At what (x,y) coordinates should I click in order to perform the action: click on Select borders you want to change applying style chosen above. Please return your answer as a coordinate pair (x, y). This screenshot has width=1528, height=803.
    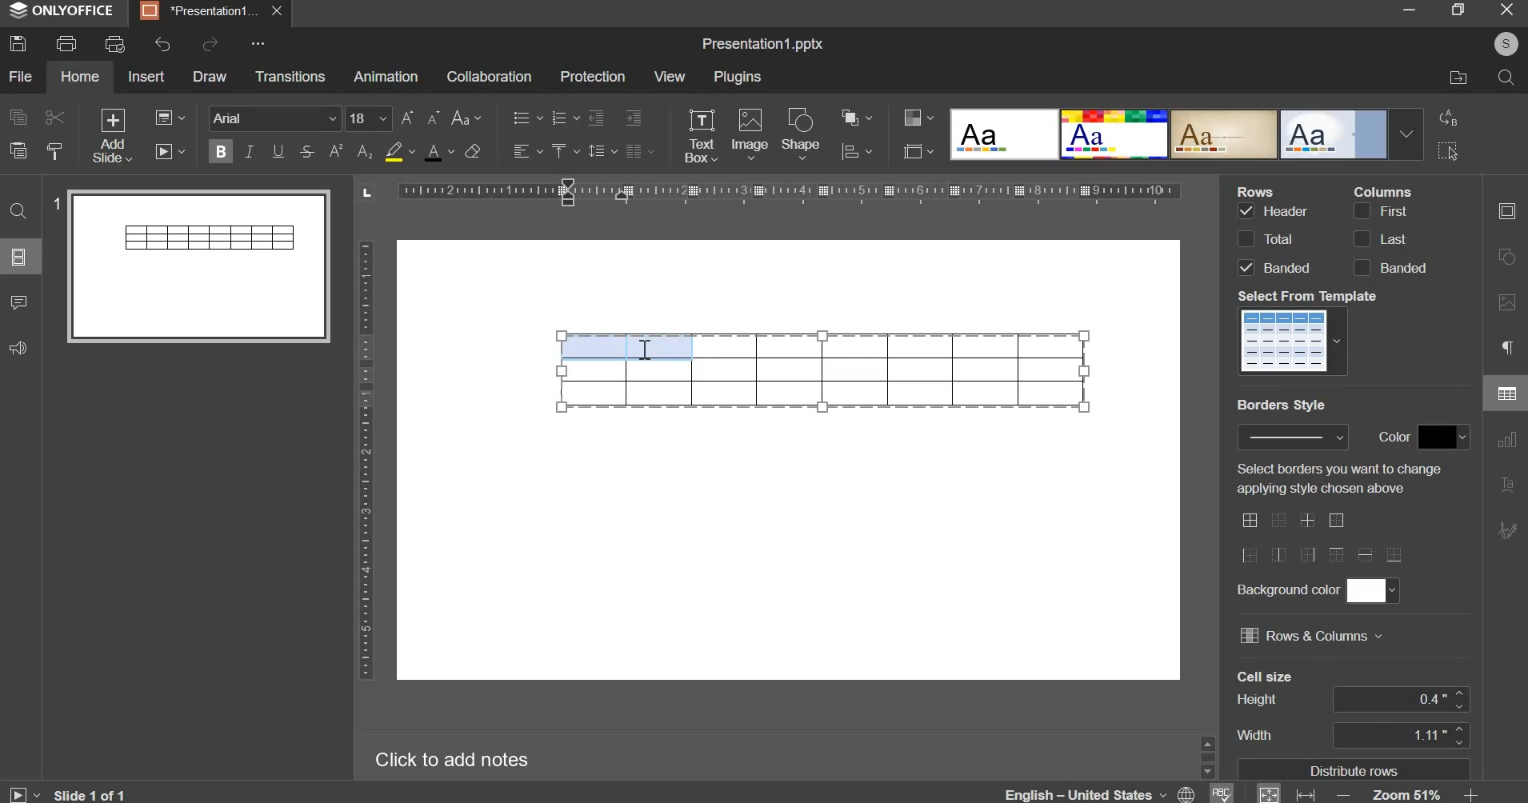
    Looking at the image, I should click on (1336, 478).